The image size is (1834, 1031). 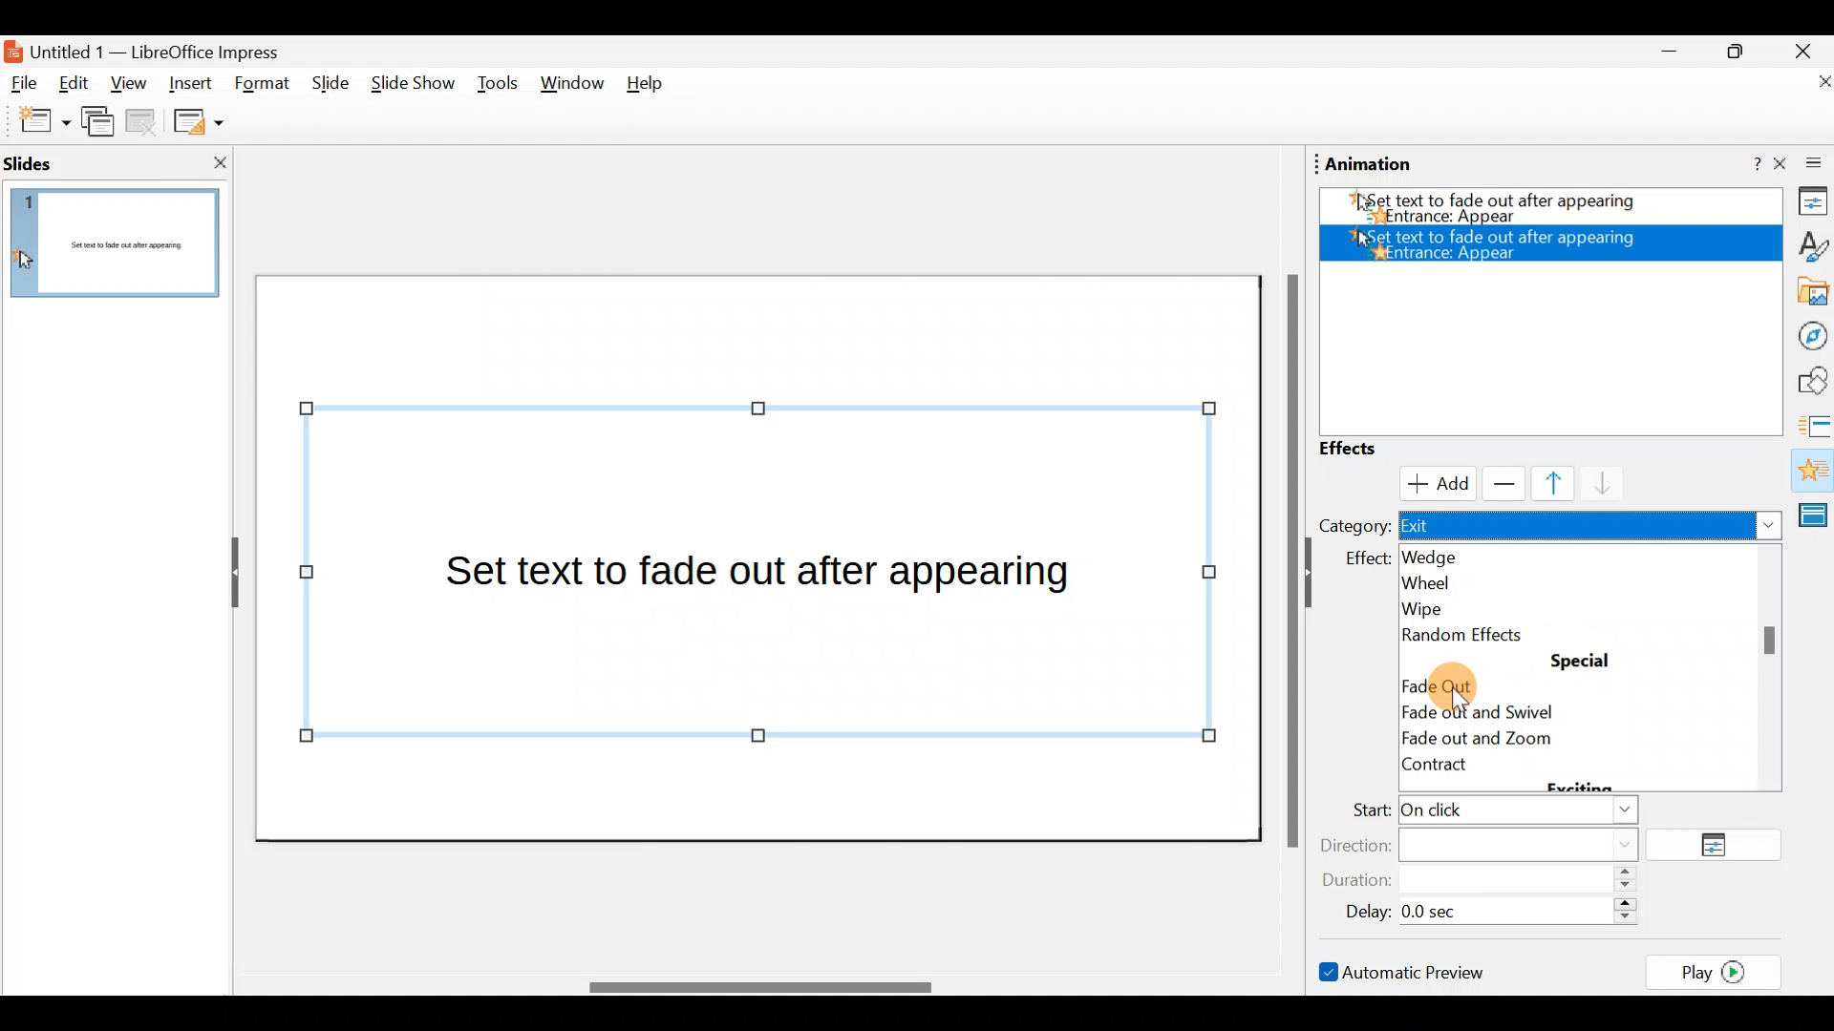 I want to click on New slide, so click(x=35, y=121).